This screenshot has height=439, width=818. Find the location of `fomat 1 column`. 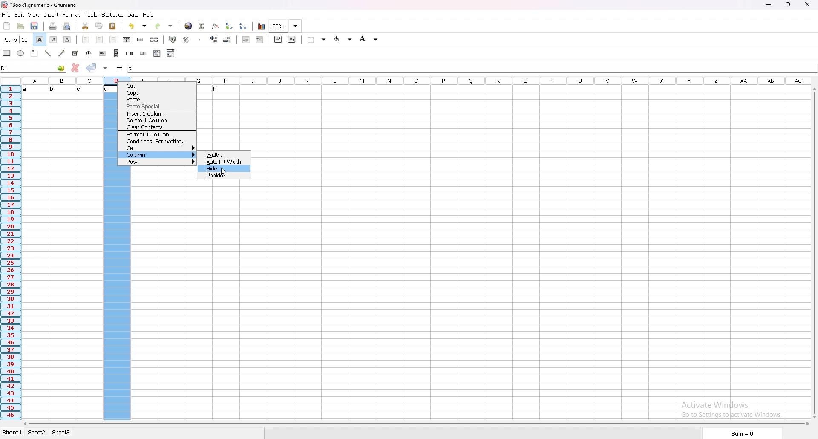

fomat 1 column is located at coordinates (157, 134).